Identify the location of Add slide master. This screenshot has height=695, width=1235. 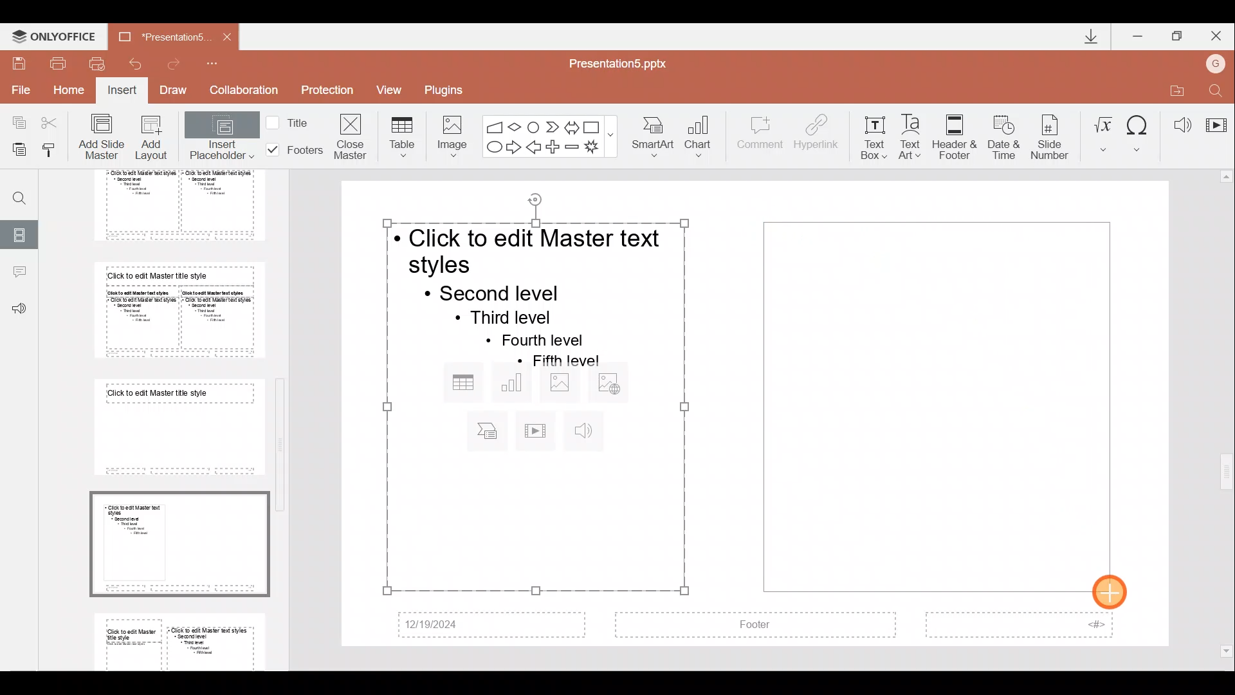
(104, 137).